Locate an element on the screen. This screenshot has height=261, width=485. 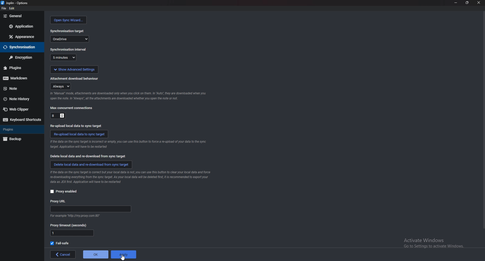
back is located at coordinates (62, 254).